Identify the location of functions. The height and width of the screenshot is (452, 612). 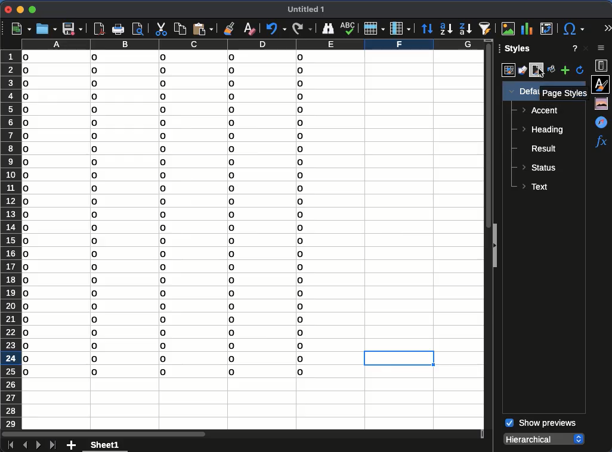
(601, 143).